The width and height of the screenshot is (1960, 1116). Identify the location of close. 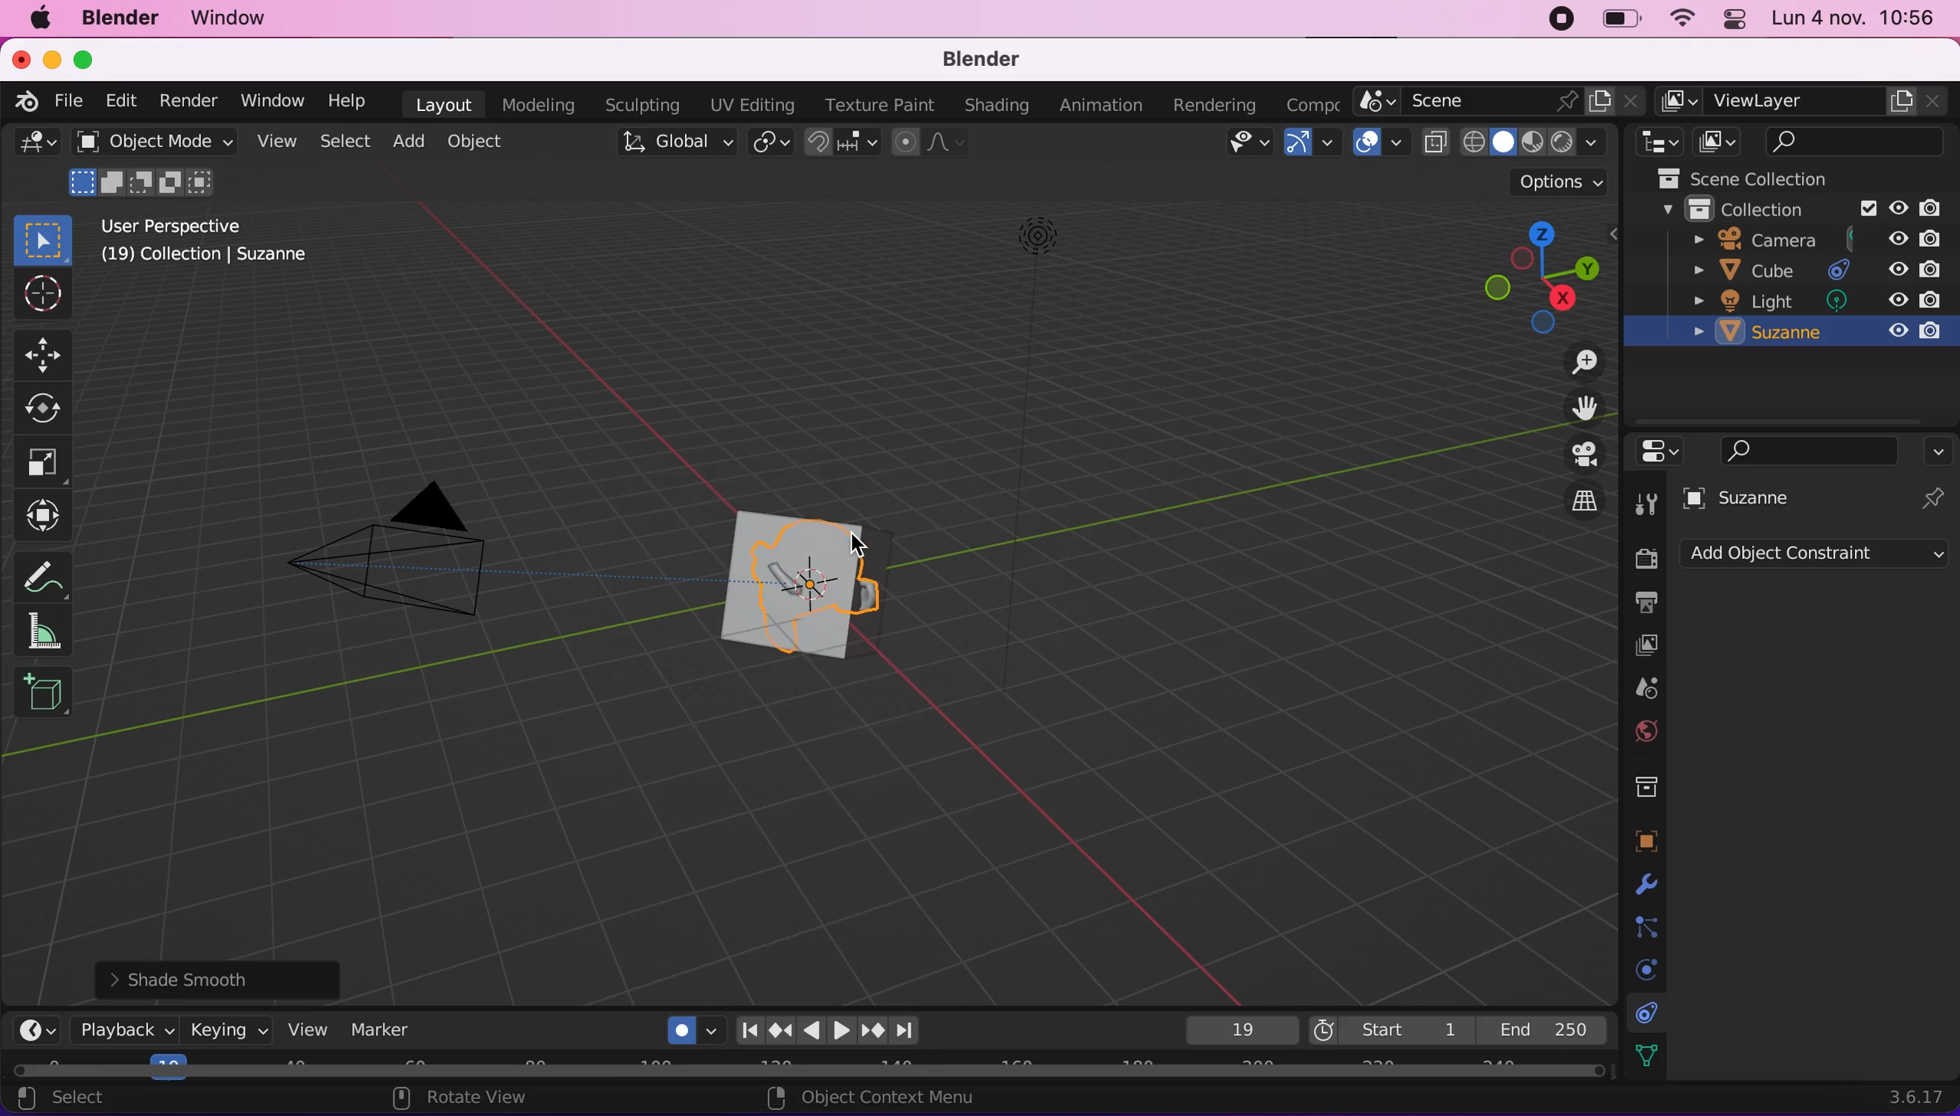
(21, 58).